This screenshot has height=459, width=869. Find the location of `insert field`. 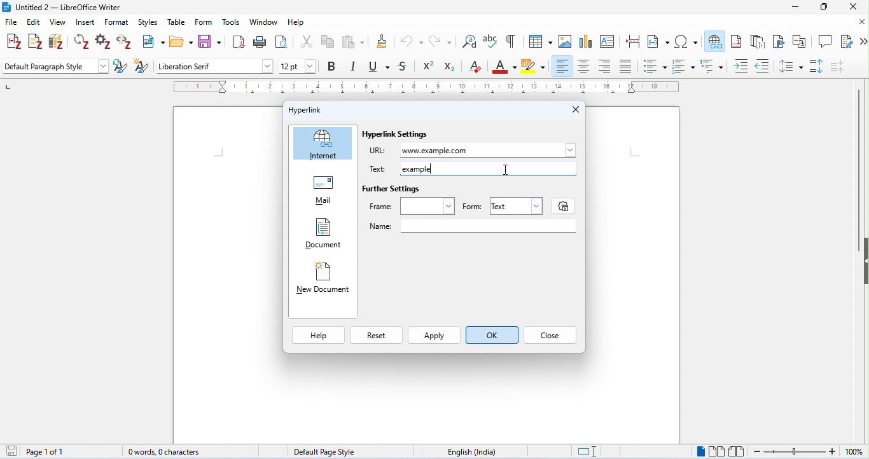

insert field is located at coordinates (659, 41).